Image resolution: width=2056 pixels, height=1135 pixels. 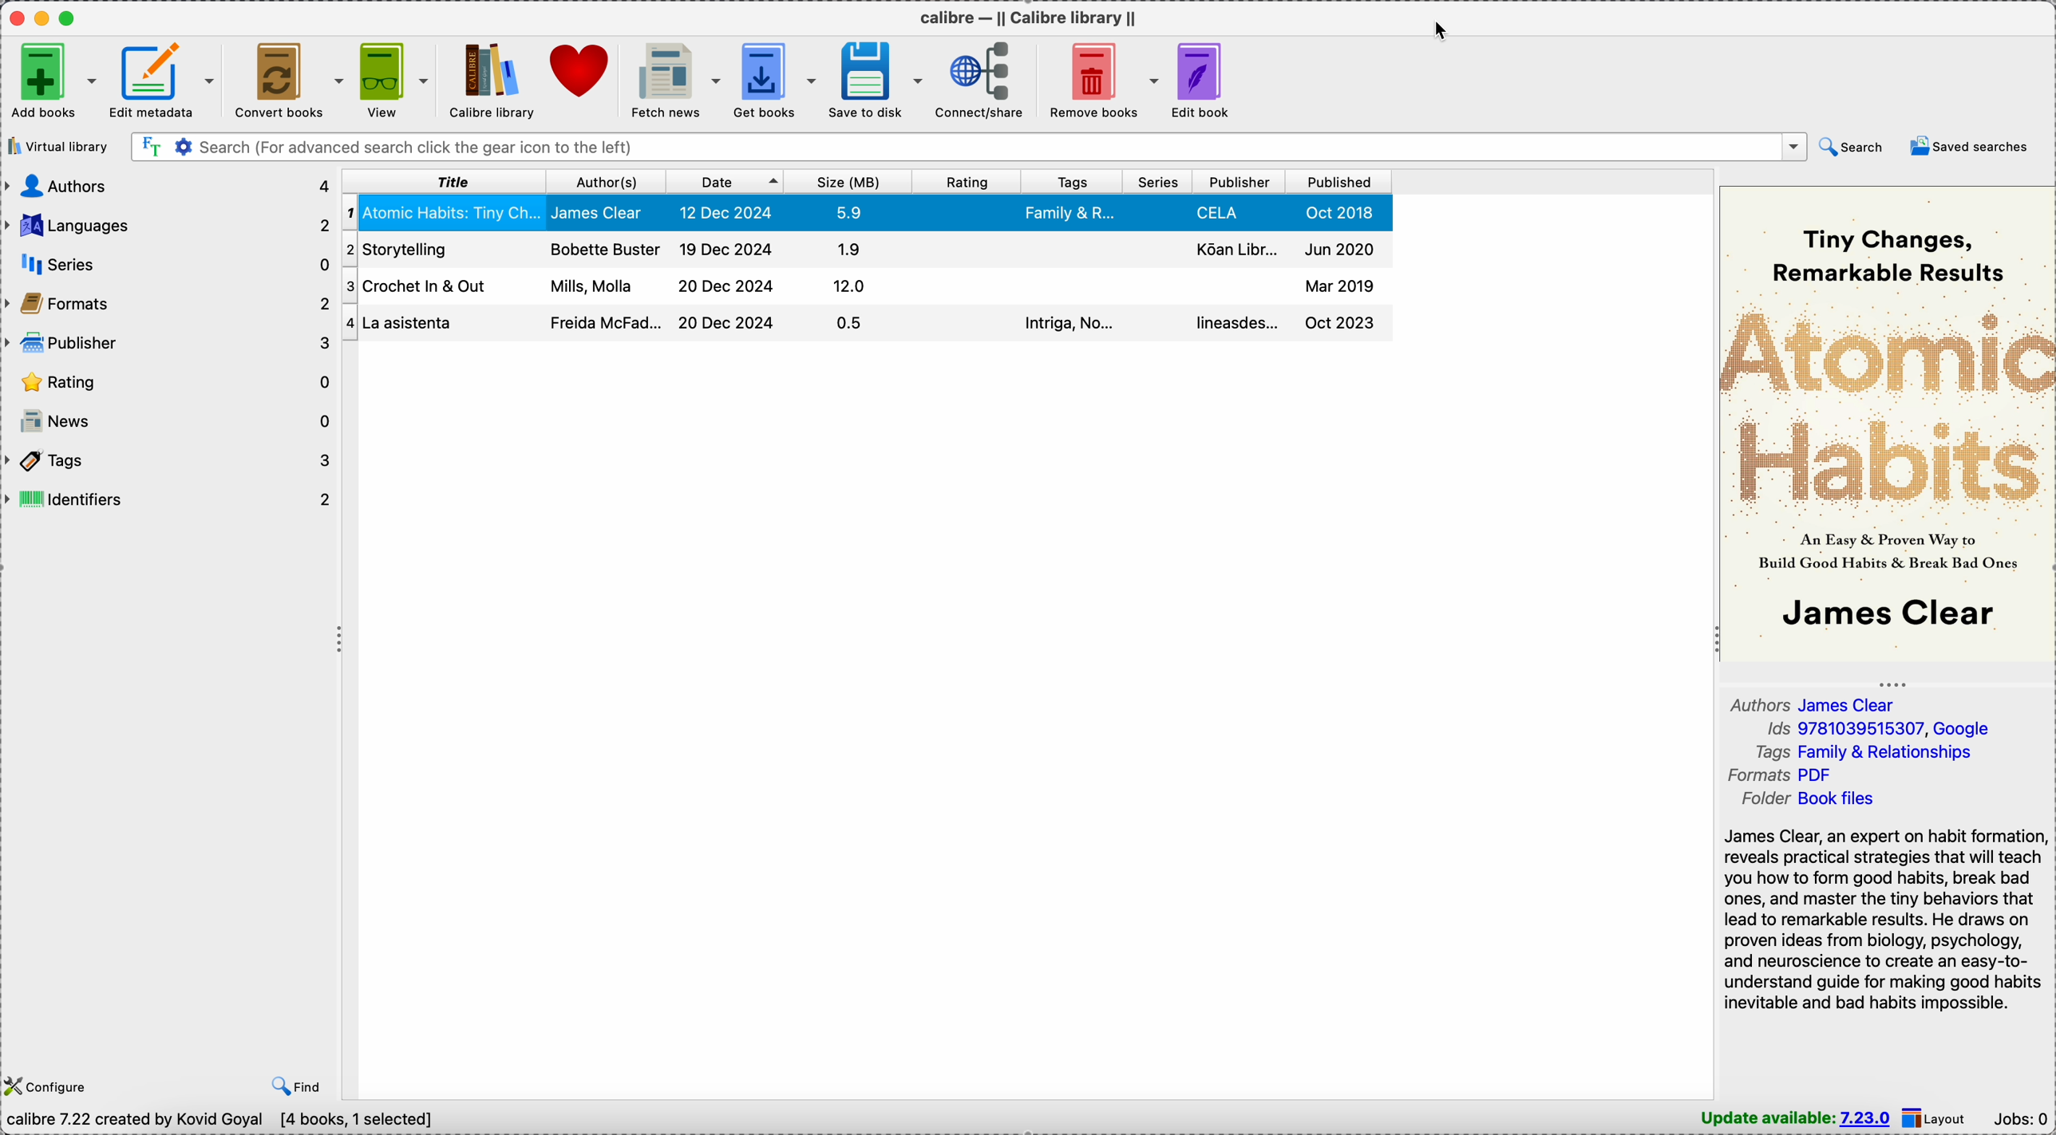 What do you see at coordinates (969, 184) in the screenshot?
I see `rating` at bounding box center [969, 184].